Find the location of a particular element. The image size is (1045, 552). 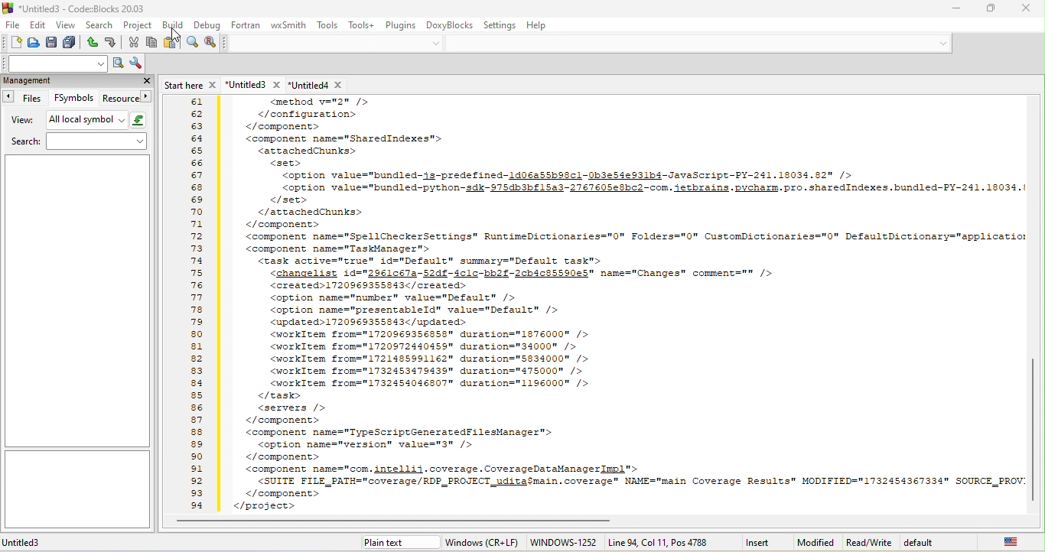

vertical scroll bar is located at coordinates (1035, 426).